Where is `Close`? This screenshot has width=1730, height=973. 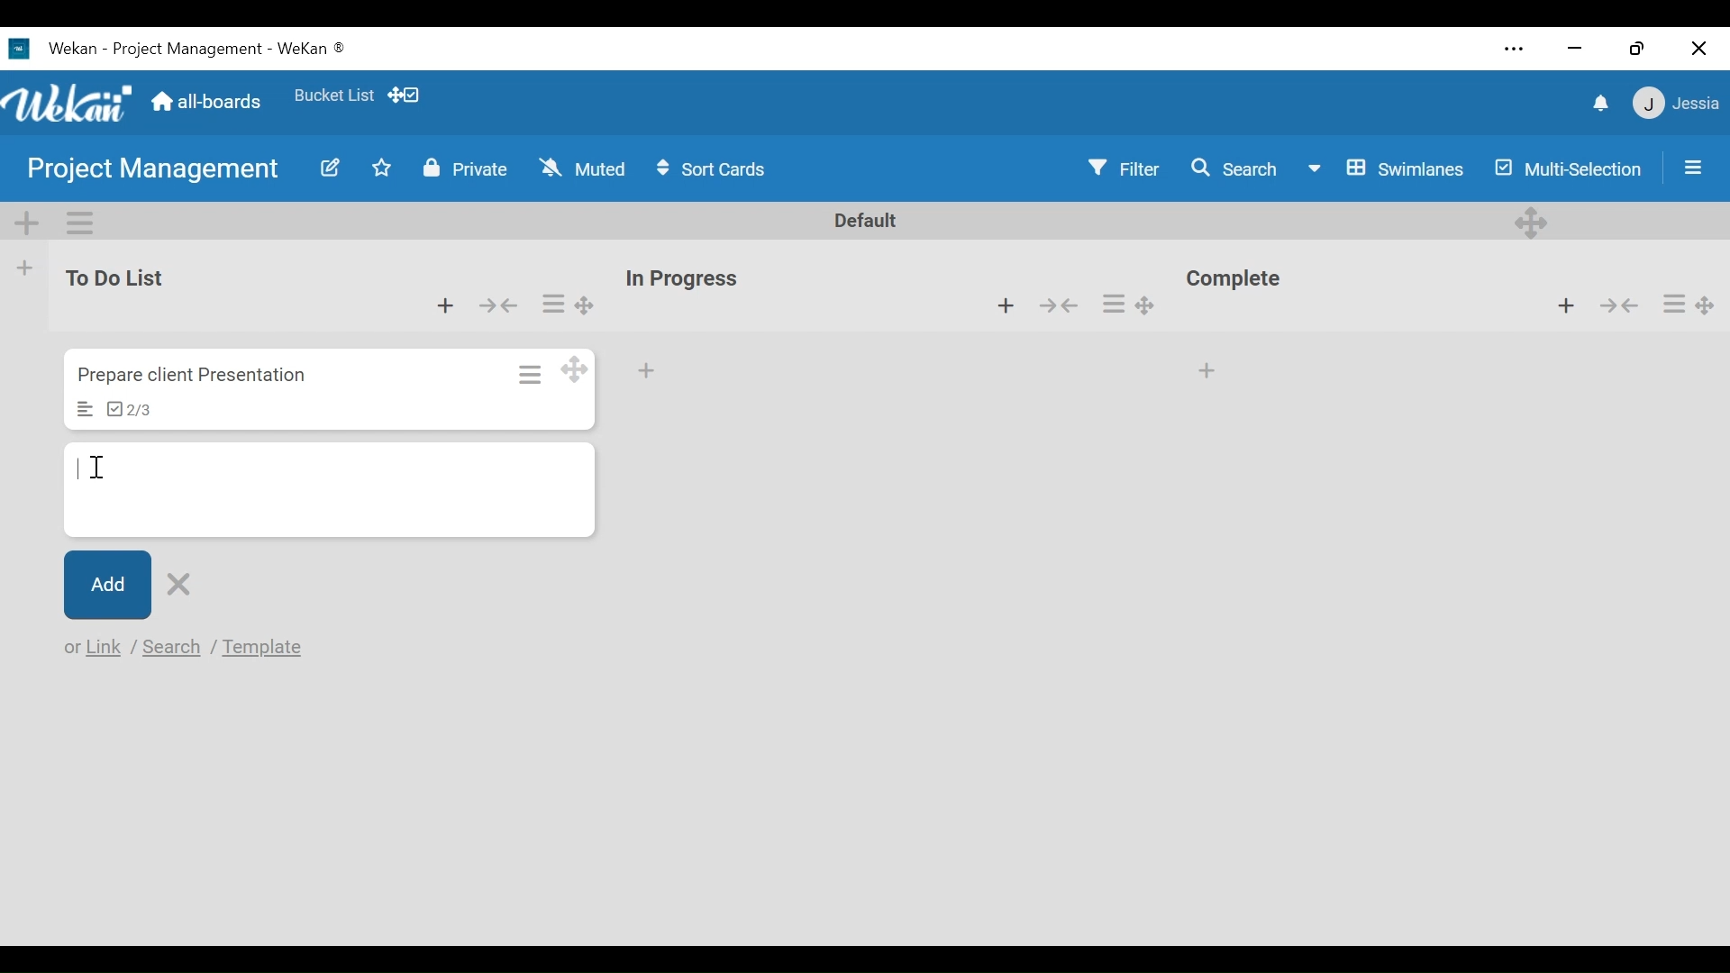
Close is located at coordinates (1698, 44).